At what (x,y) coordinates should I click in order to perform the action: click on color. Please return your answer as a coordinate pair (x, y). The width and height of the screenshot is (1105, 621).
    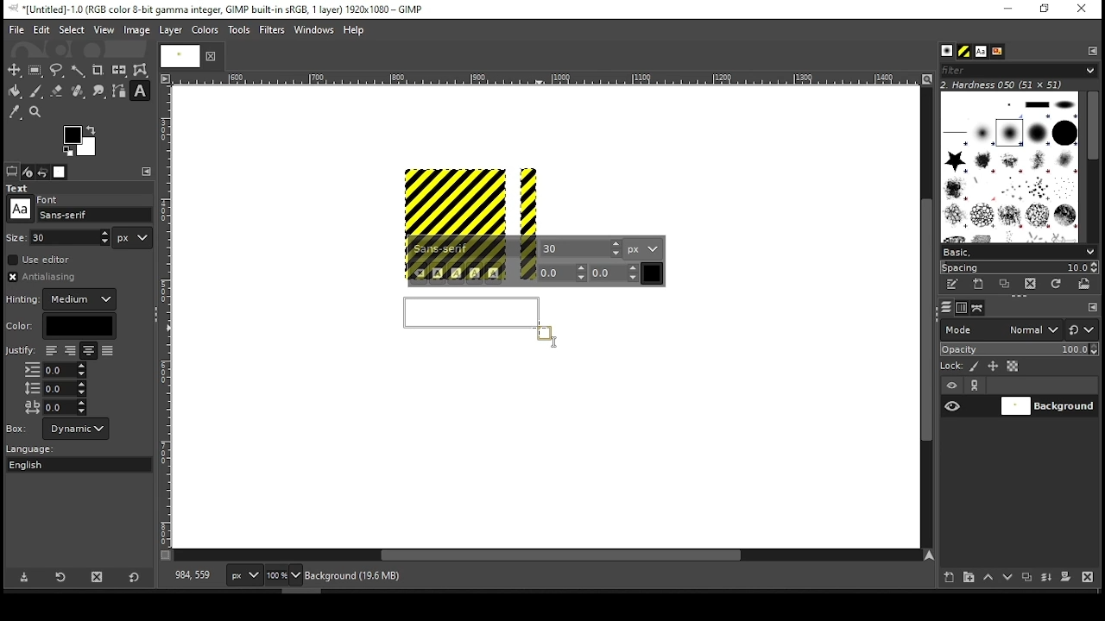
    Looking at the image, I should click on (60, 326).